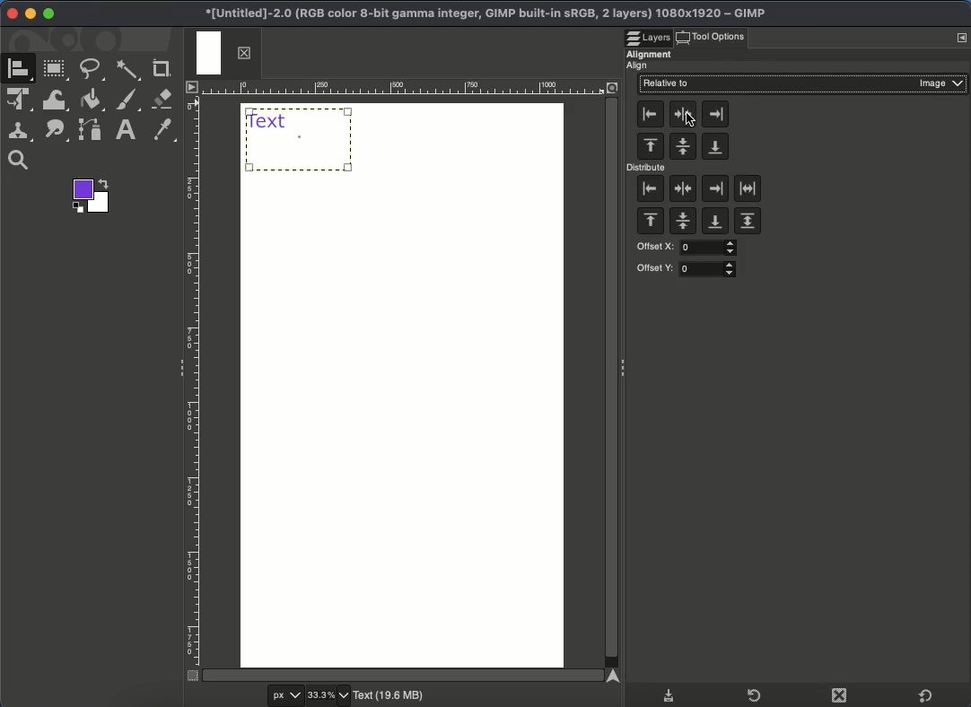  I want to click on Align to the top, so click(651, 147).